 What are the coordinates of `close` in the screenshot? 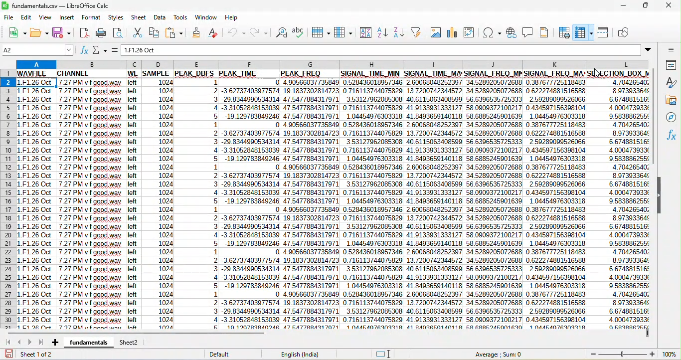 It's located at (670, 5).